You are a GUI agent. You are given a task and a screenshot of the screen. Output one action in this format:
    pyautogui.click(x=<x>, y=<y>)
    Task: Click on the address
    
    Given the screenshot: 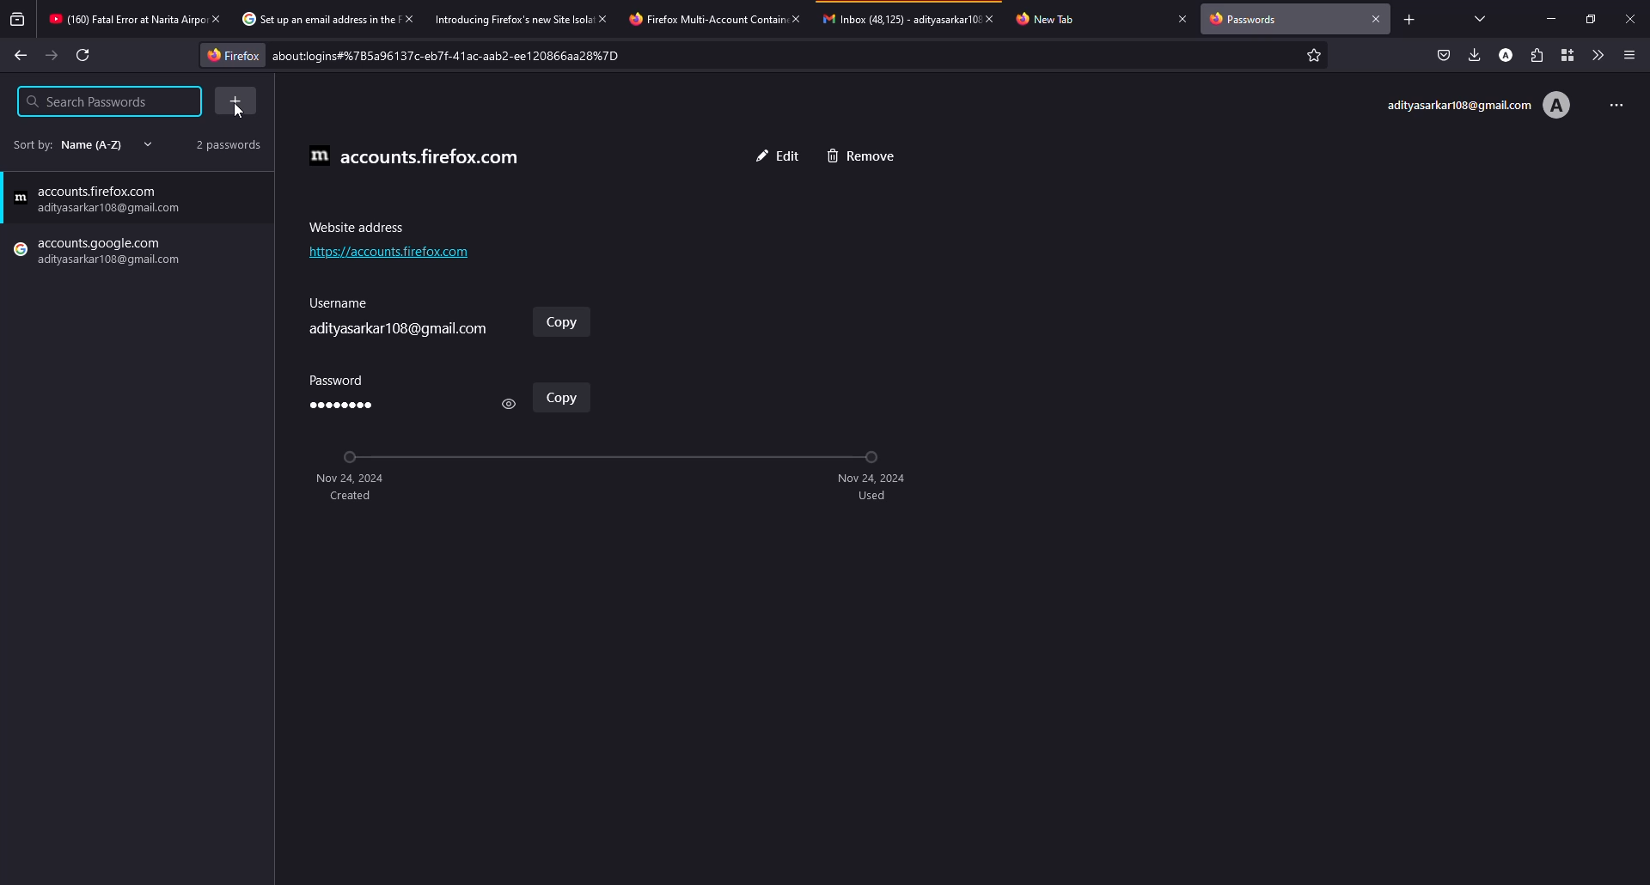 What is the action you would take?
    pyautogui.click(x=351, y=227)
    